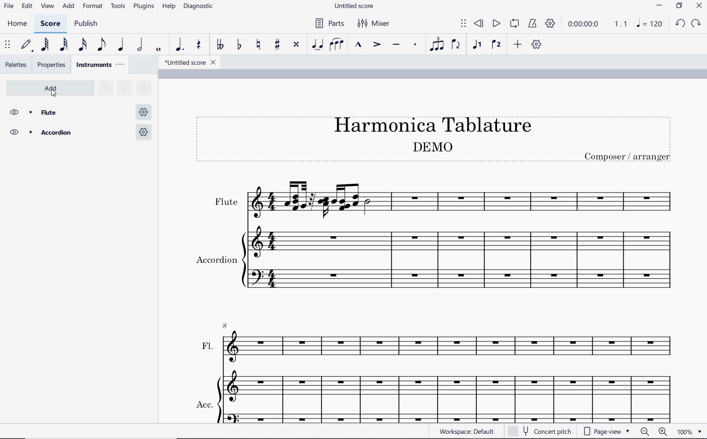  What do you see at coordinates (93, 7) in the screenshot?
I see `FORMAT` at bounding box center [93, 7].